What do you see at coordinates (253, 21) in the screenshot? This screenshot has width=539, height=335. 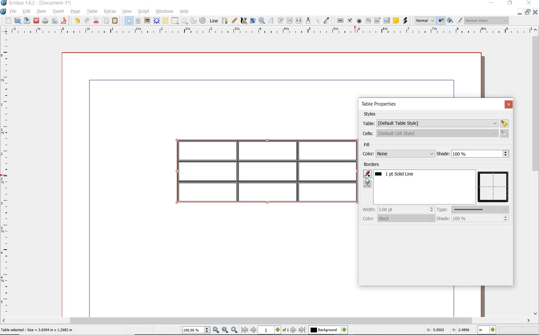 I see `rotate item` at bounding box center [253, 21].